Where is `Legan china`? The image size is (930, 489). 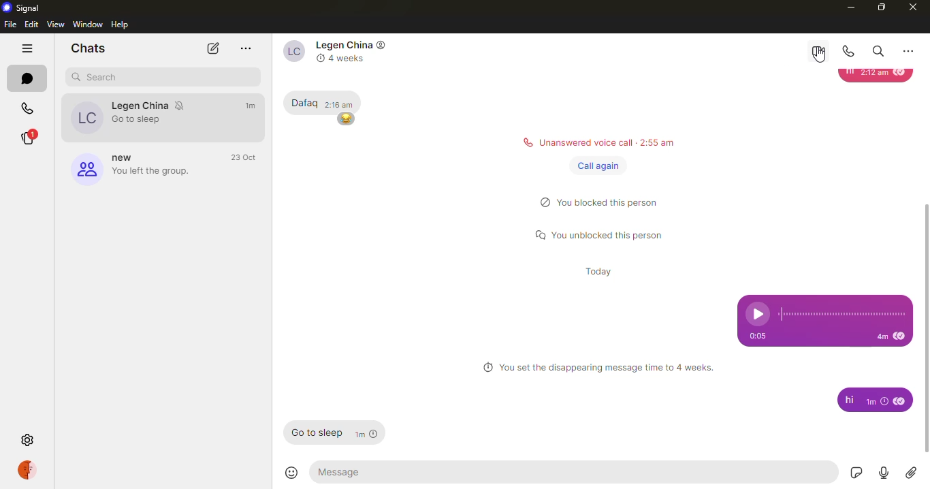 Legan china is located at coordinates (139, 106).